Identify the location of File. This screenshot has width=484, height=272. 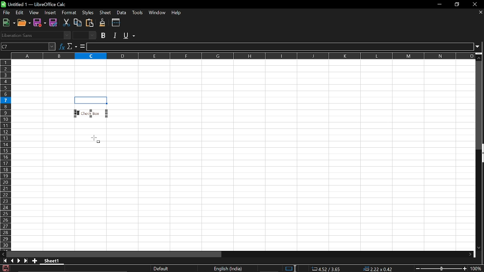
(6, 12).